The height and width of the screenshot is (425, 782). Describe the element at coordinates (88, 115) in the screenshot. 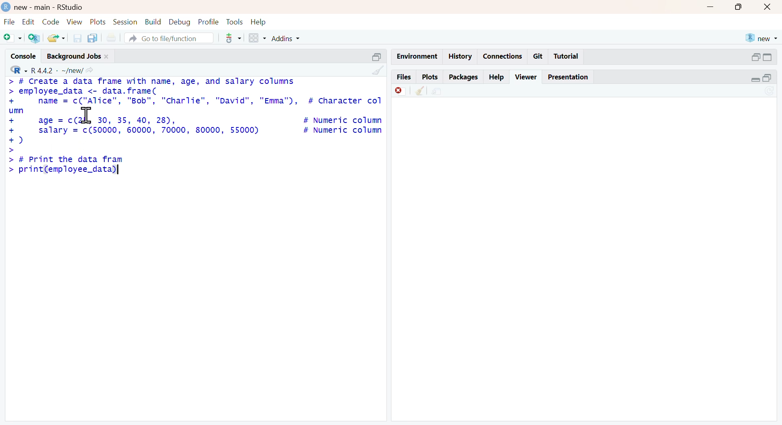

I see `cursor` at that location.